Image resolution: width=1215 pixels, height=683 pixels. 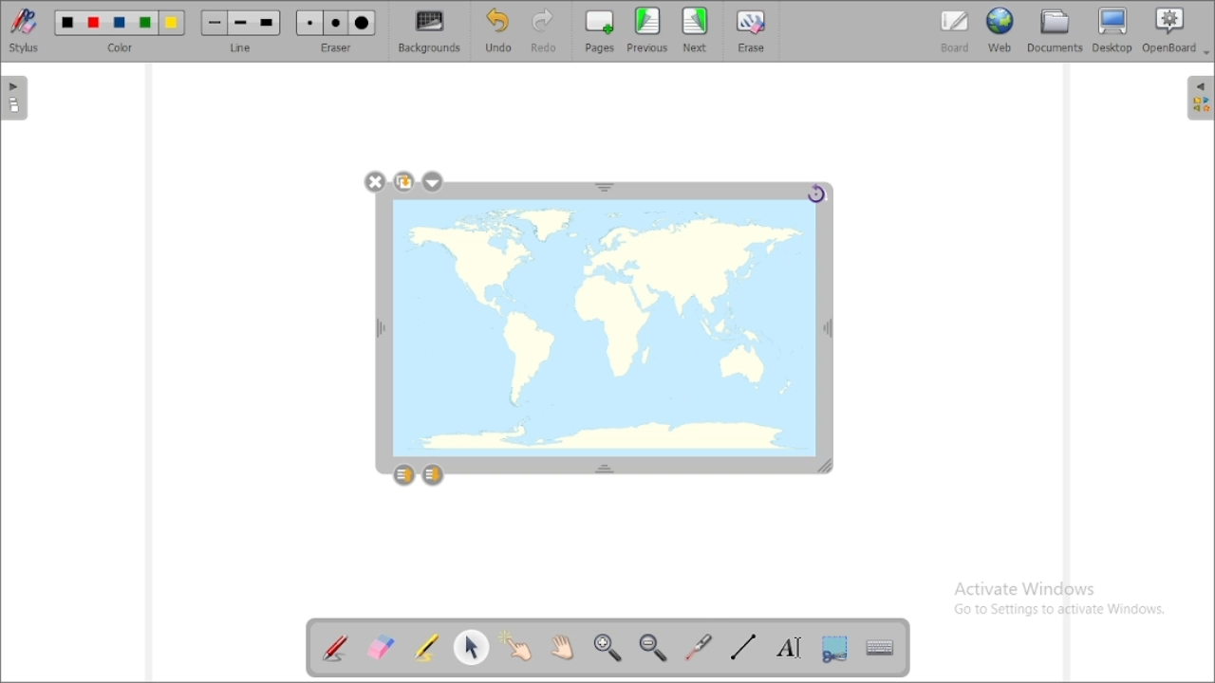 What do you see at coordinates (380, 648) in the screenshot?
I see `erase annotation` at bounding box center [380, 648].